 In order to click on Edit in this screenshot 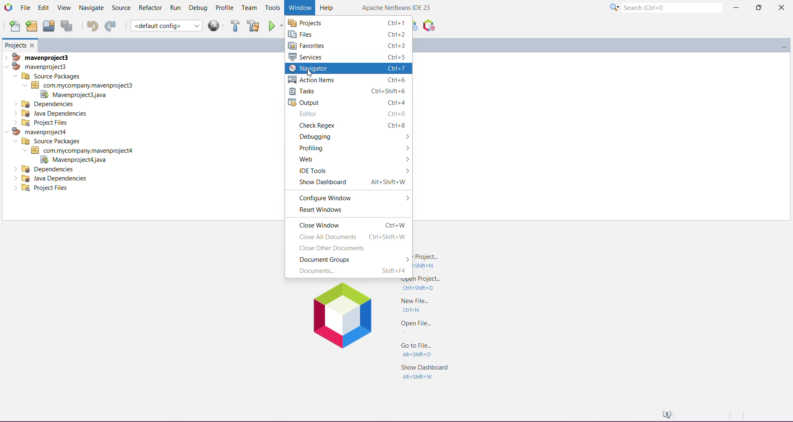, I will do `click(43, 8)`.